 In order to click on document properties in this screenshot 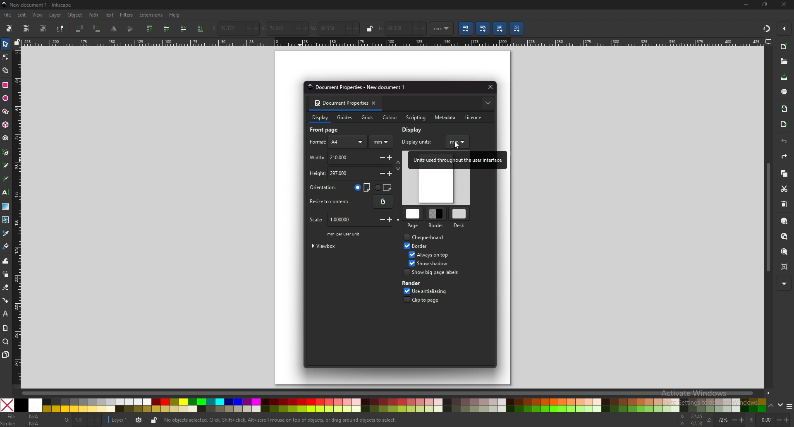, I will do `click(340, 103)`.